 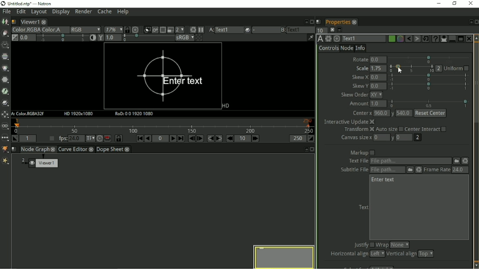 I want to click on Zoom, so click(x=114, y=29).